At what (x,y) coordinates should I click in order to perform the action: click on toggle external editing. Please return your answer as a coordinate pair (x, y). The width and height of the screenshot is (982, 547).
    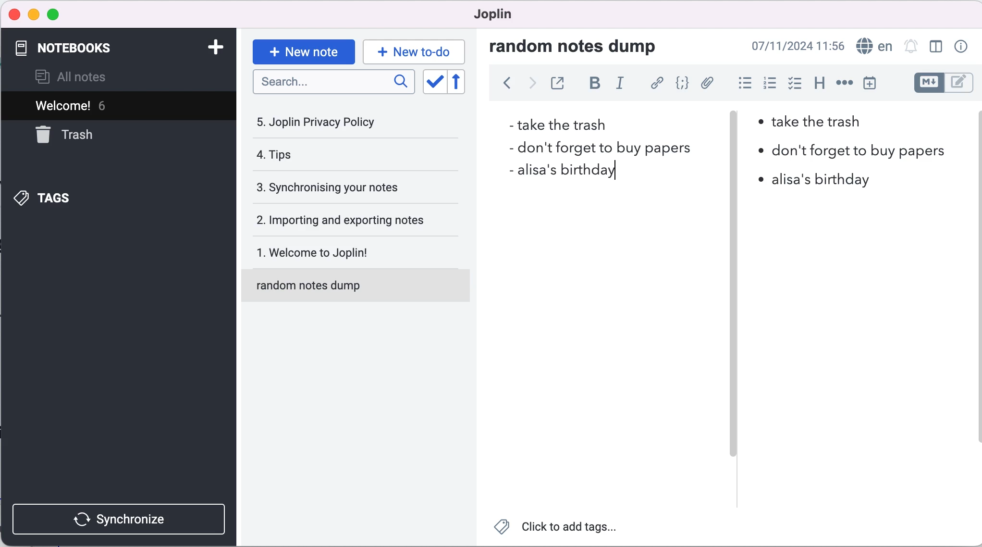
    Looking at the image, I should click on (557, 84).